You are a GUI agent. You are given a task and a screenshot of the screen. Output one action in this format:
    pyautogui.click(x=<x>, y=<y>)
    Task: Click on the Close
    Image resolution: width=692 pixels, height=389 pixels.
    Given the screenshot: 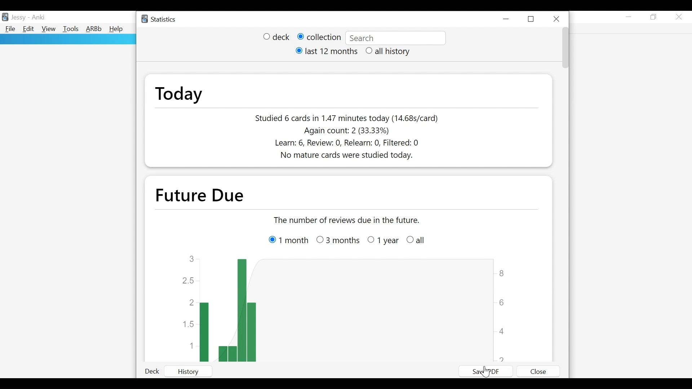 What is the action you would take?
    pyautogui.click(x=679, y=17)
    